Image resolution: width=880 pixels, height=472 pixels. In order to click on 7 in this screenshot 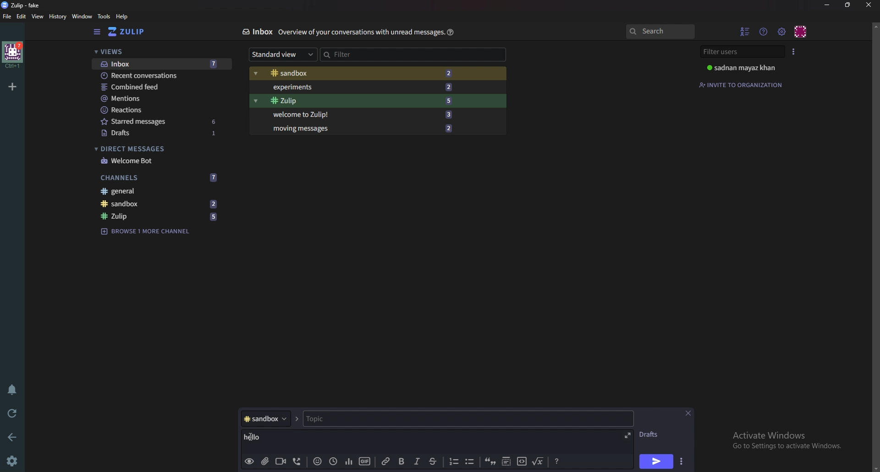, I will do `click(219, 63)`.